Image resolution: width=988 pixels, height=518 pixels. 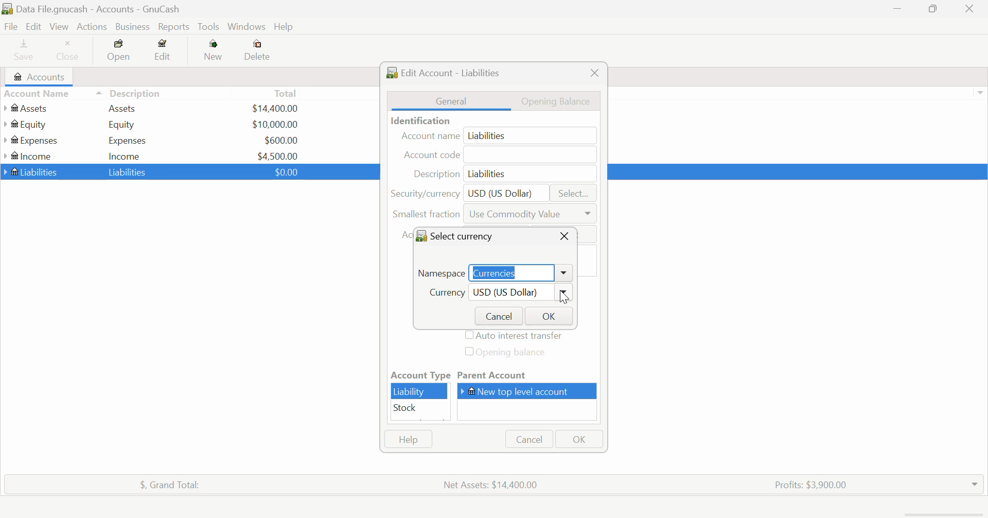 I want to click on Close, so click(x=594, y=73).